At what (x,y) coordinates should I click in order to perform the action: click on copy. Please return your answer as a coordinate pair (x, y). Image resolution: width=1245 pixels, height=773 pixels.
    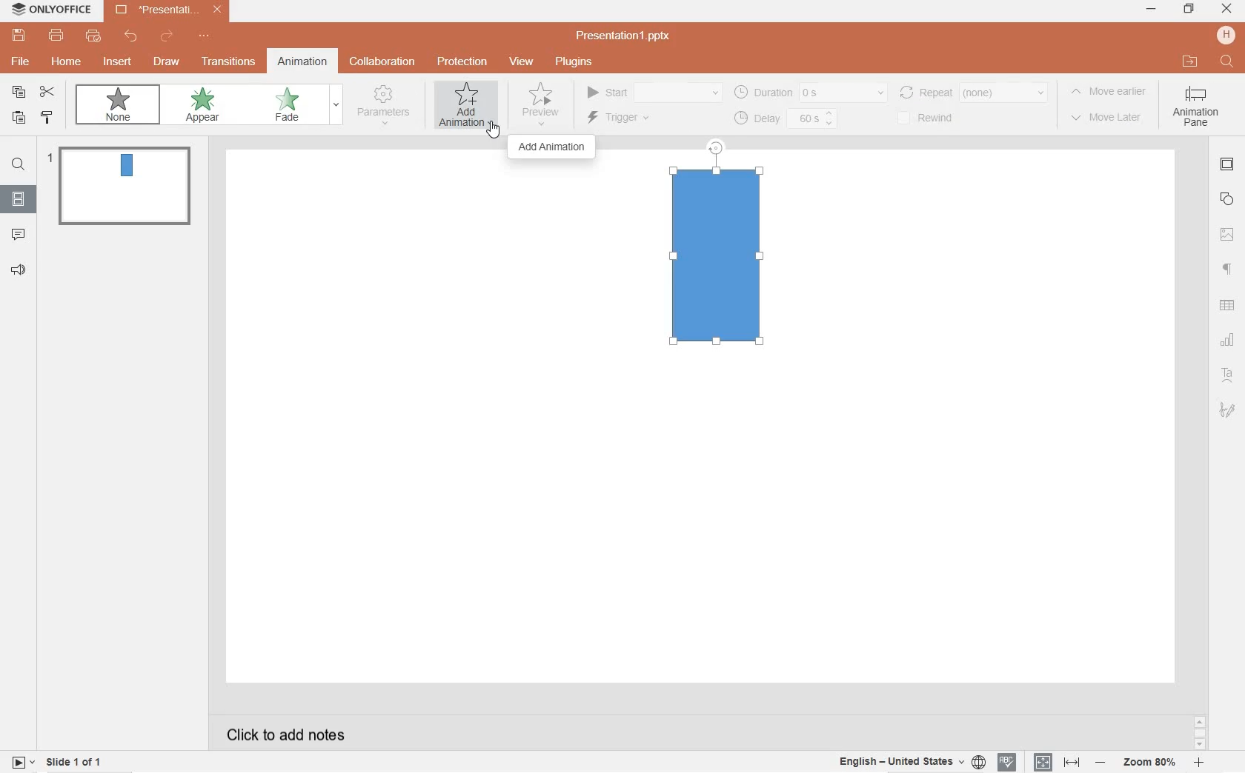
    Looking at the image, I should click on (19, 92).